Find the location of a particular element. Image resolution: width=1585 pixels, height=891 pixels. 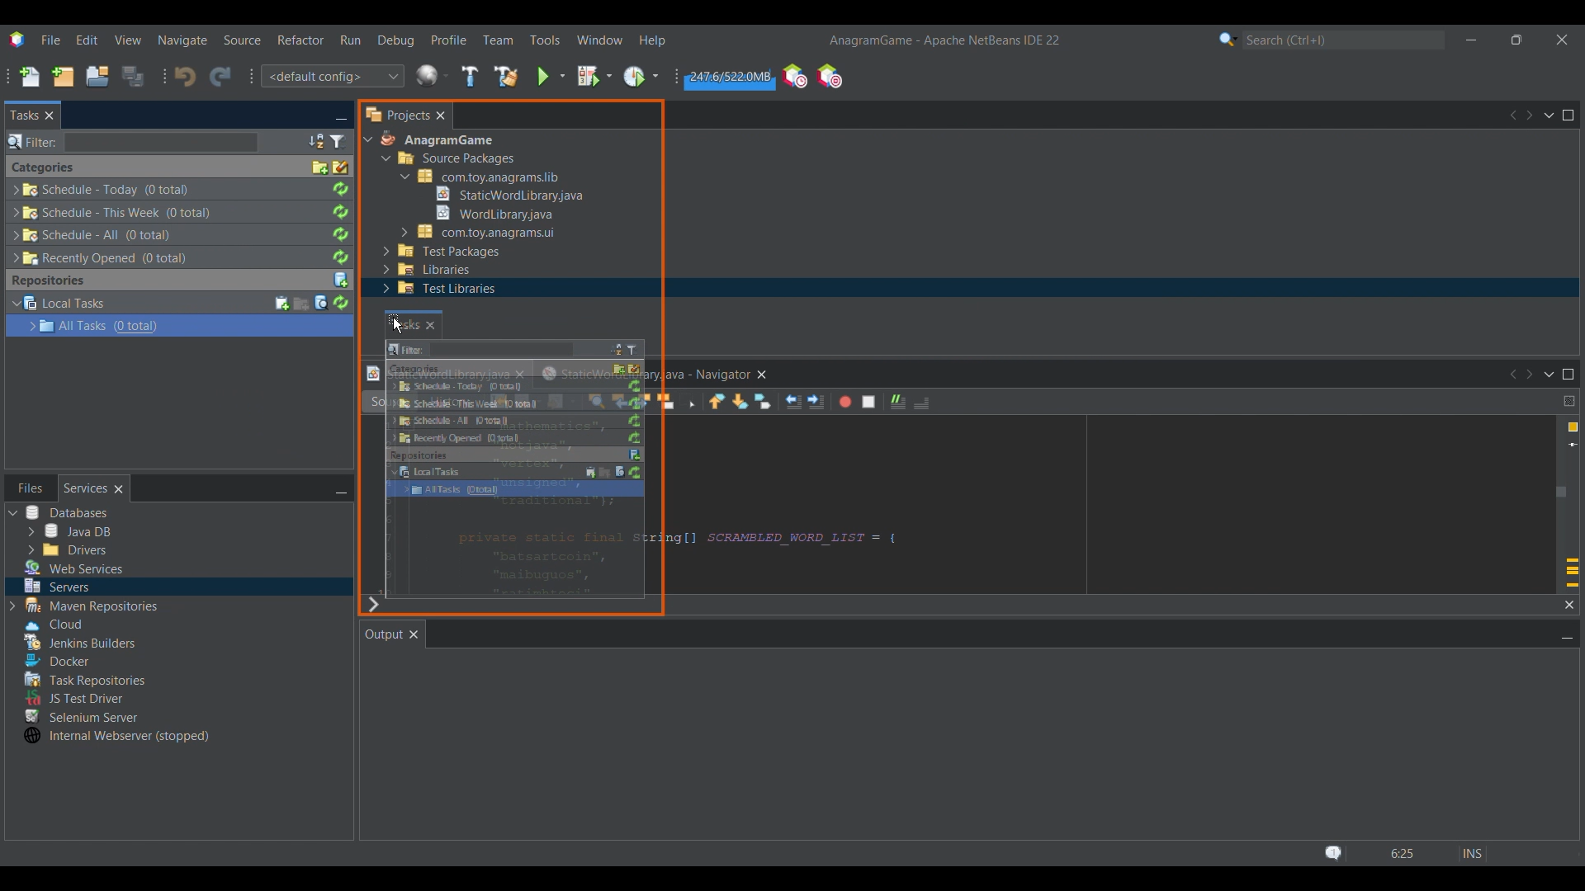

Stop macro recording is located at coordinates (868, 402).